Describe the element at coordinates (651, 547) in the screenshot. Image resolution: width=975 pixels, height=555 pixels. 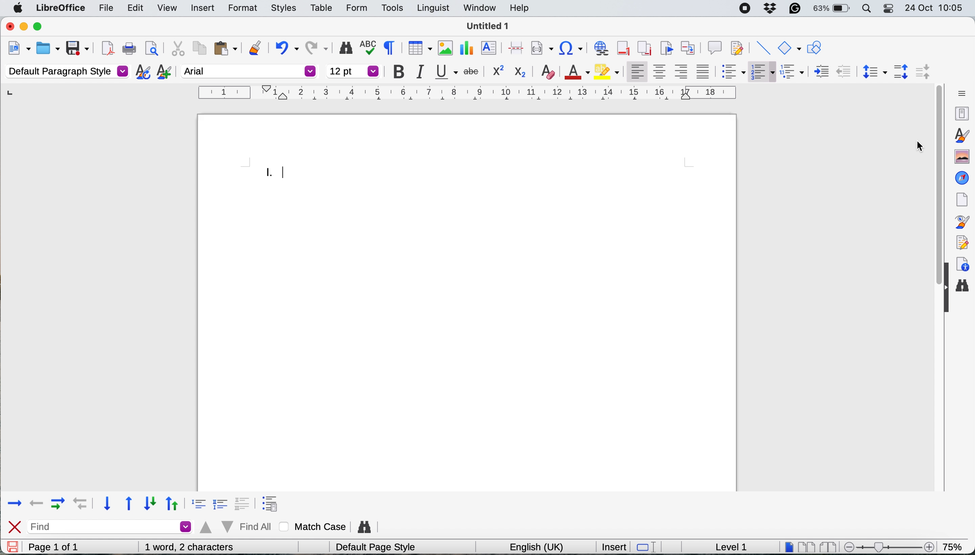
I see `standard selection` at that location.